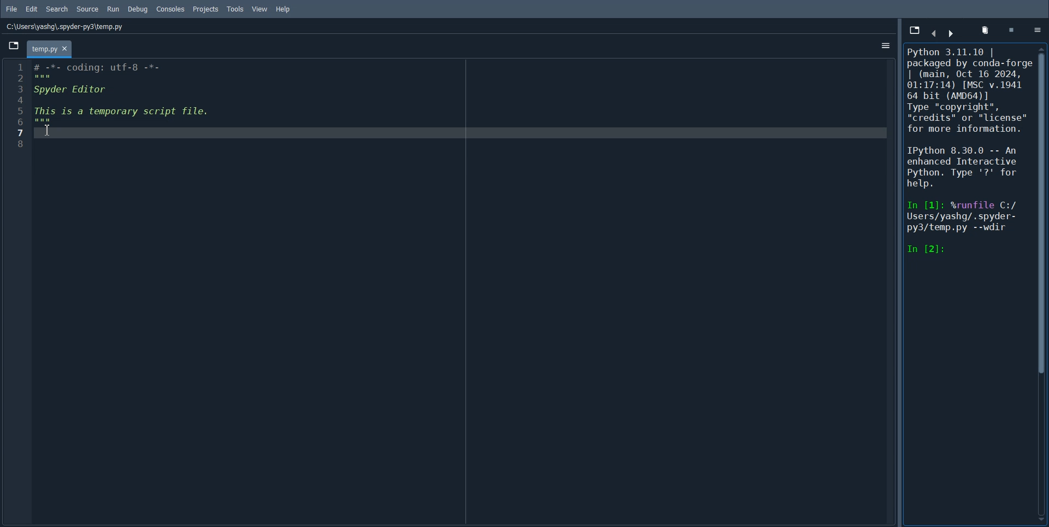 The height and width of the screenshot is (527, 1049). What do you see at coordinates (915, 31) in the screenshot?
I see `Browse tab` at bounding box center [915, 31].